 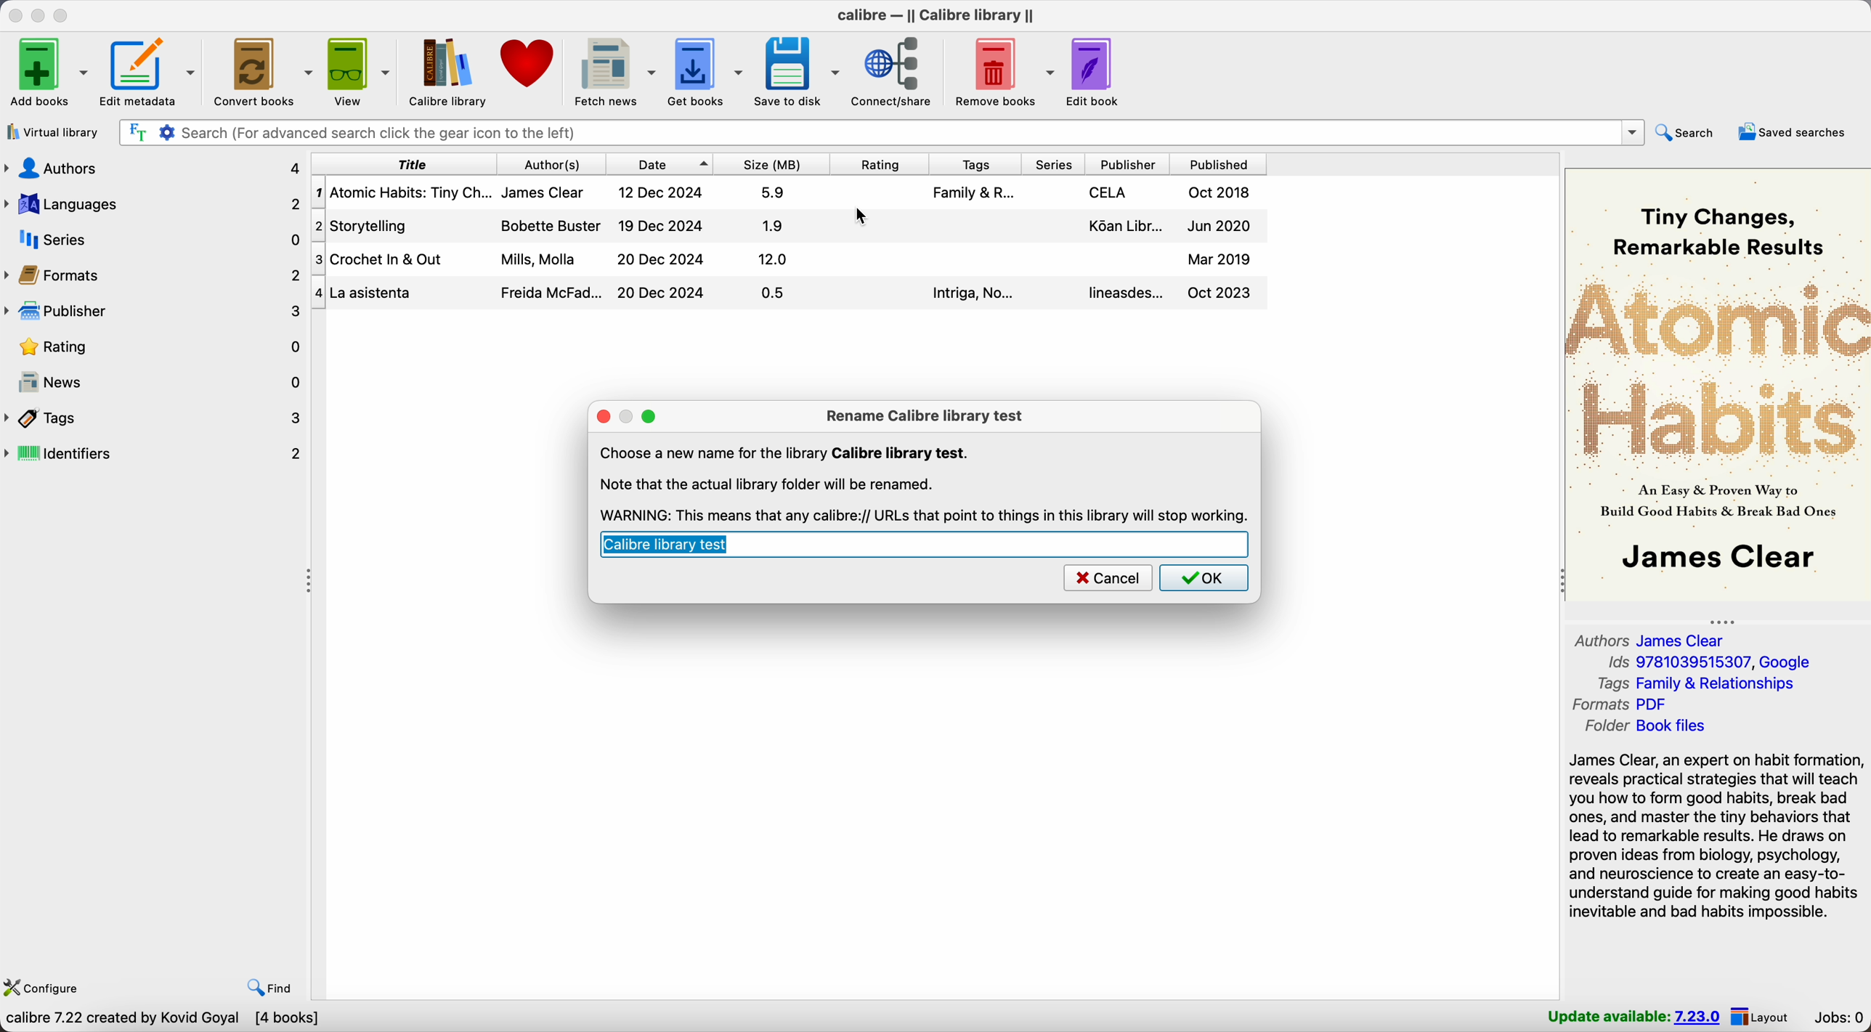 I want to click on find, so click(x=269, y=988).